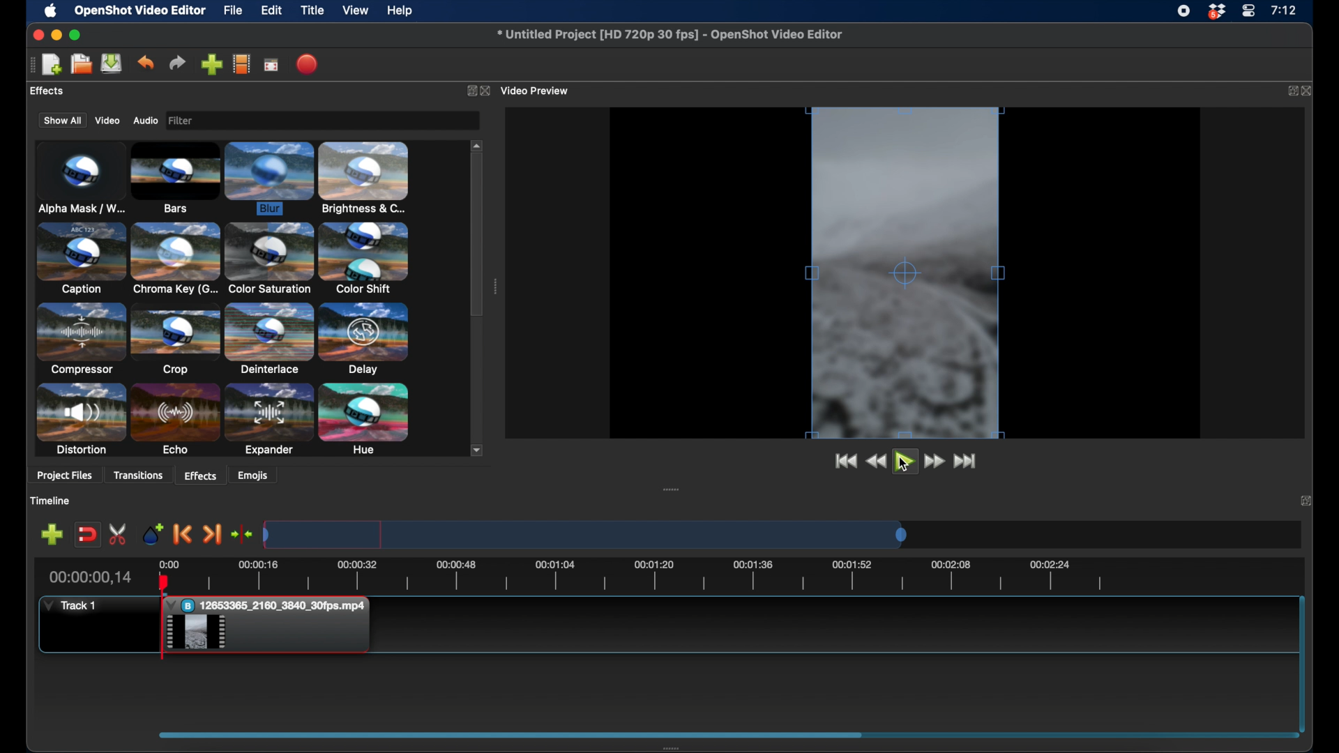 The image size is (1339, 753). Describe the element at coordinates (243, 533) in the screenshot. I see `center the playhead on timeline` at that location.